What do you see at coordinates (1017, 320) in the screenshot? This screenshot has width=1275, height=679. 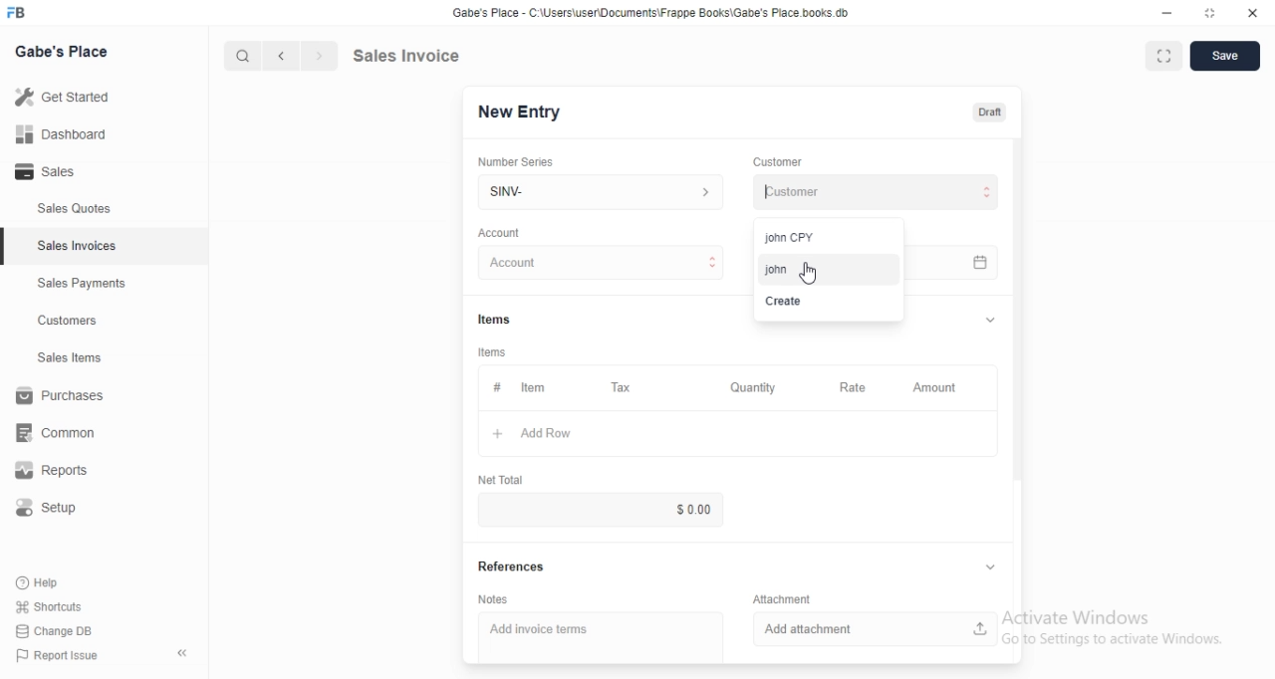 I see `scroll bar` at bounding box center [1017, 320].